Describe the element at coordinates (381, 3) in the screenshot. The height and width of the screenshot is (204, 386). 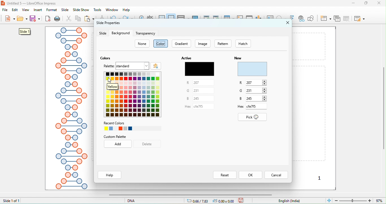
I see `close` at that location.